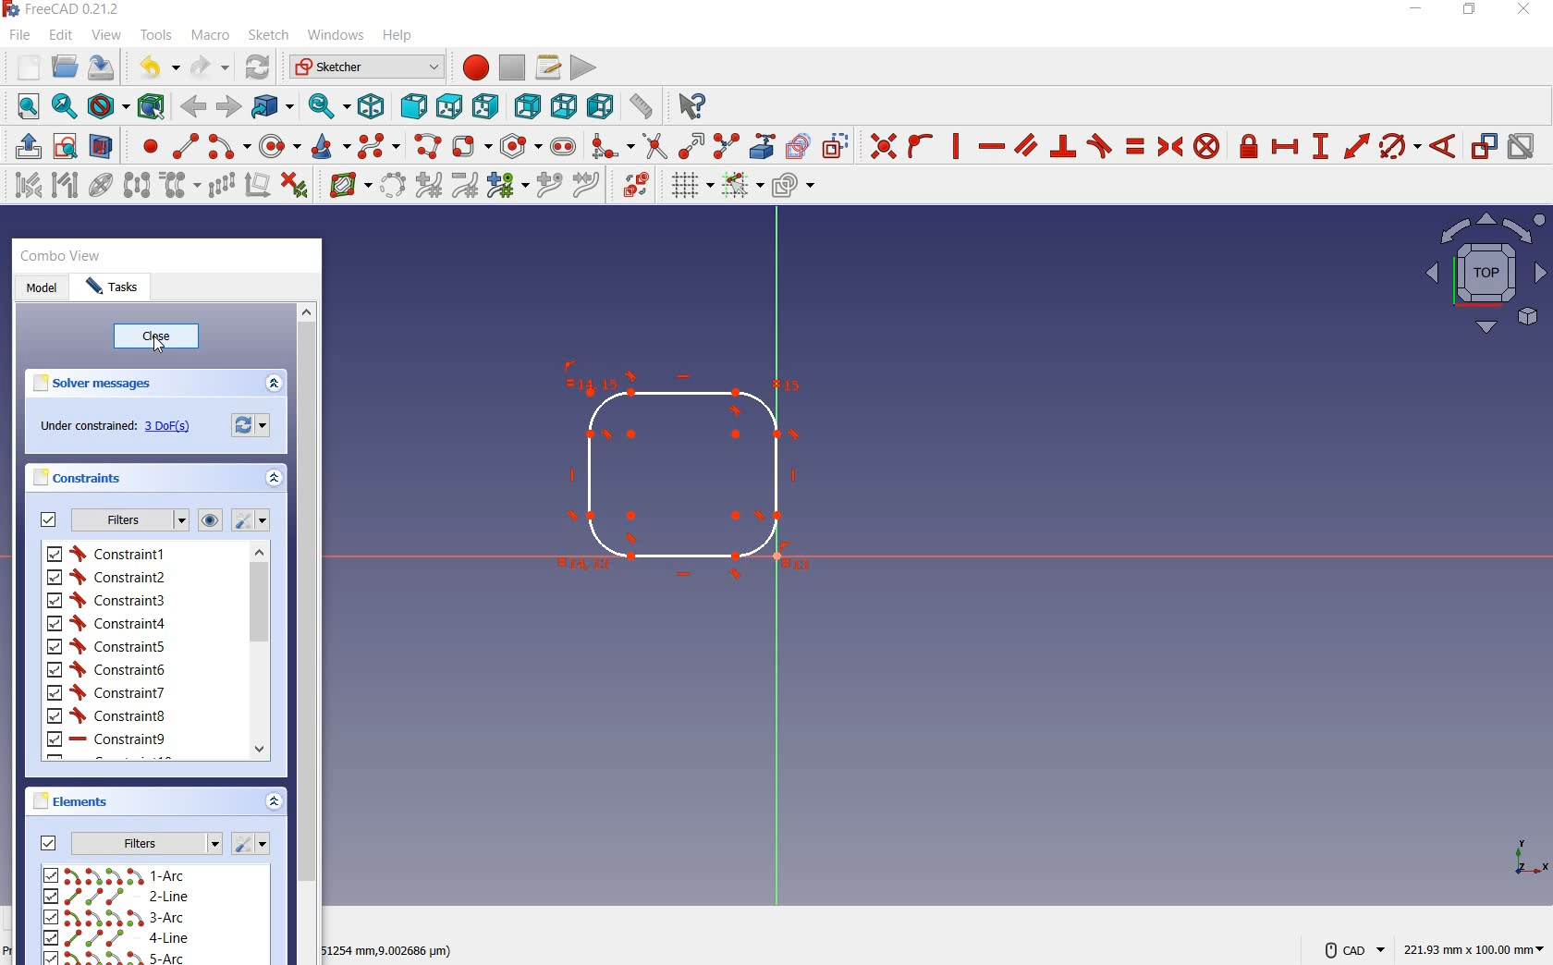  What do you see at coordinates (1418, 9) in the screenshot?
I see `minimize` at bounding box center [1418, 9].